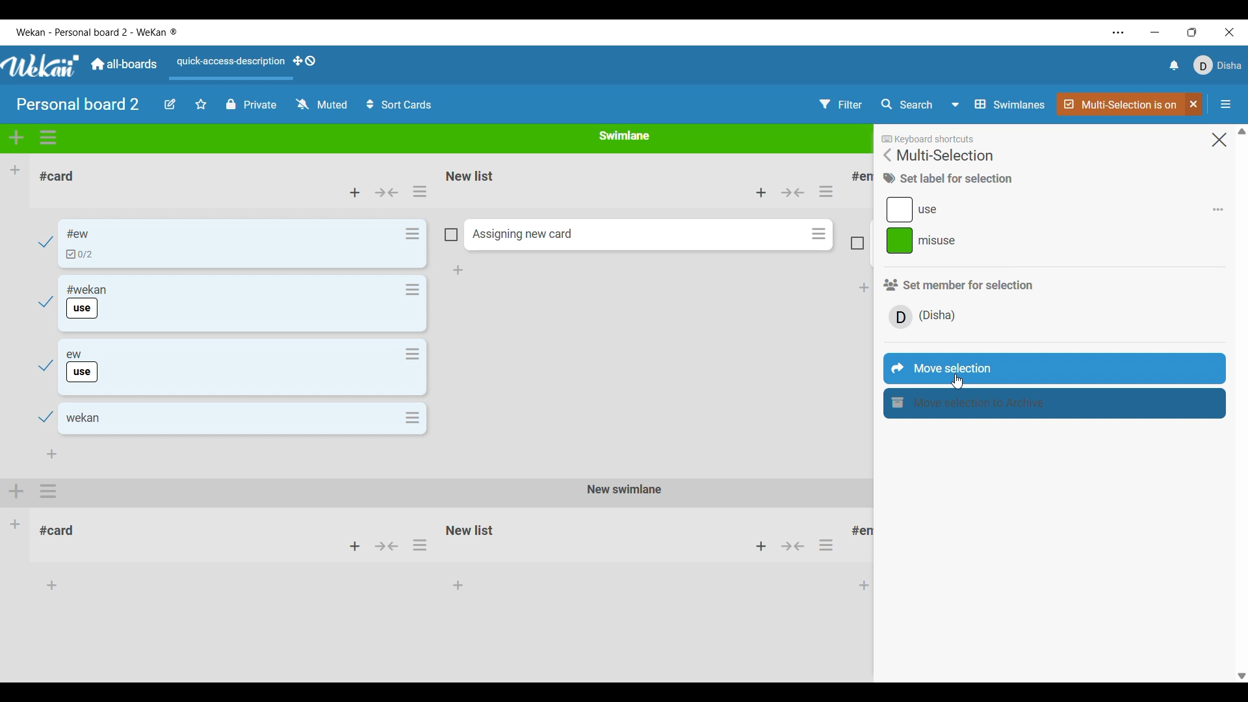  Describe the element at coordinates (412, 325) in the screenshot. I see `Card actions for respective card in the list` at that location.